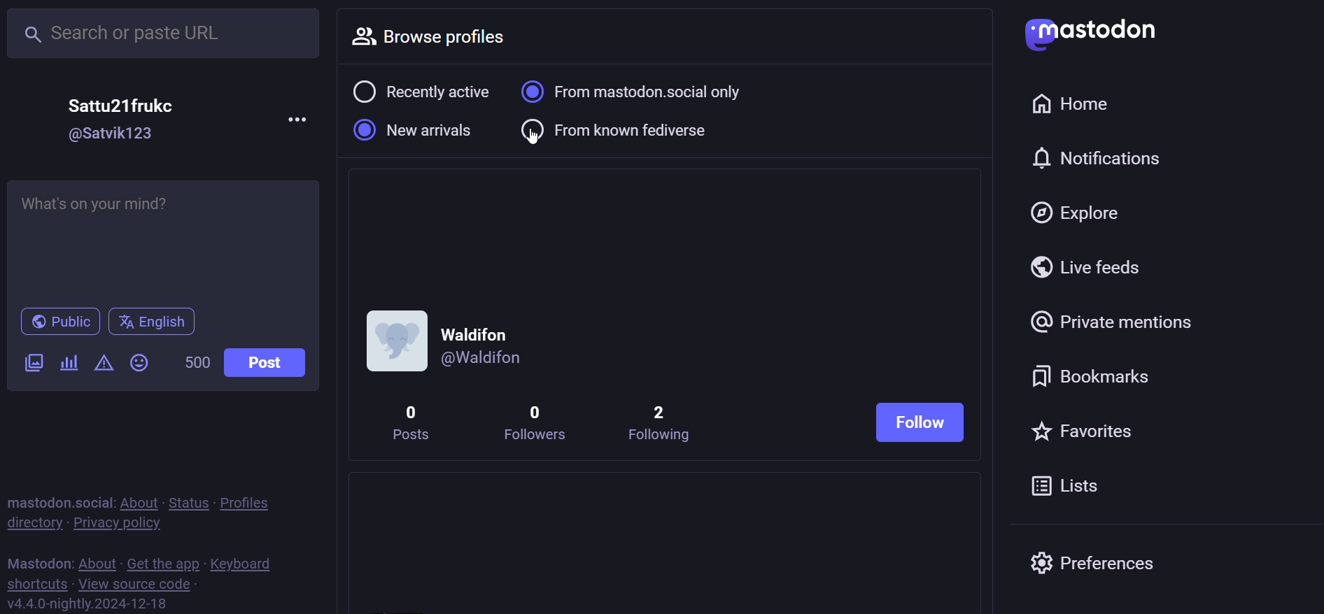 The height and width of the screenshot is (614, 1324). I want to click on about, so click(139, 501).